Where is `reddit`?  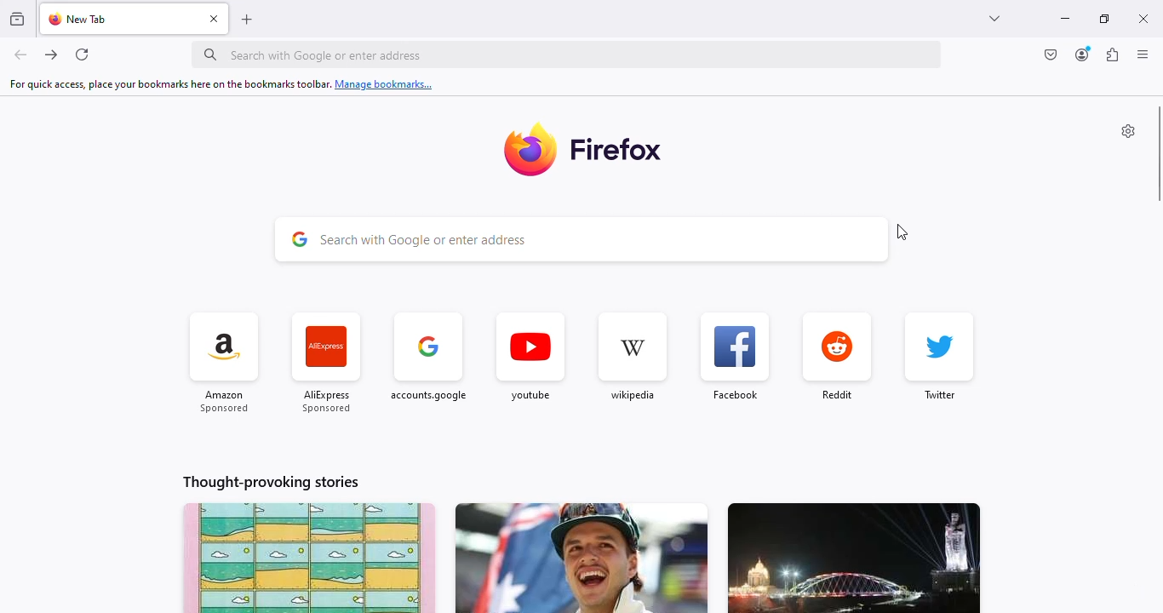 reddit is located at coordinates (837, 358).